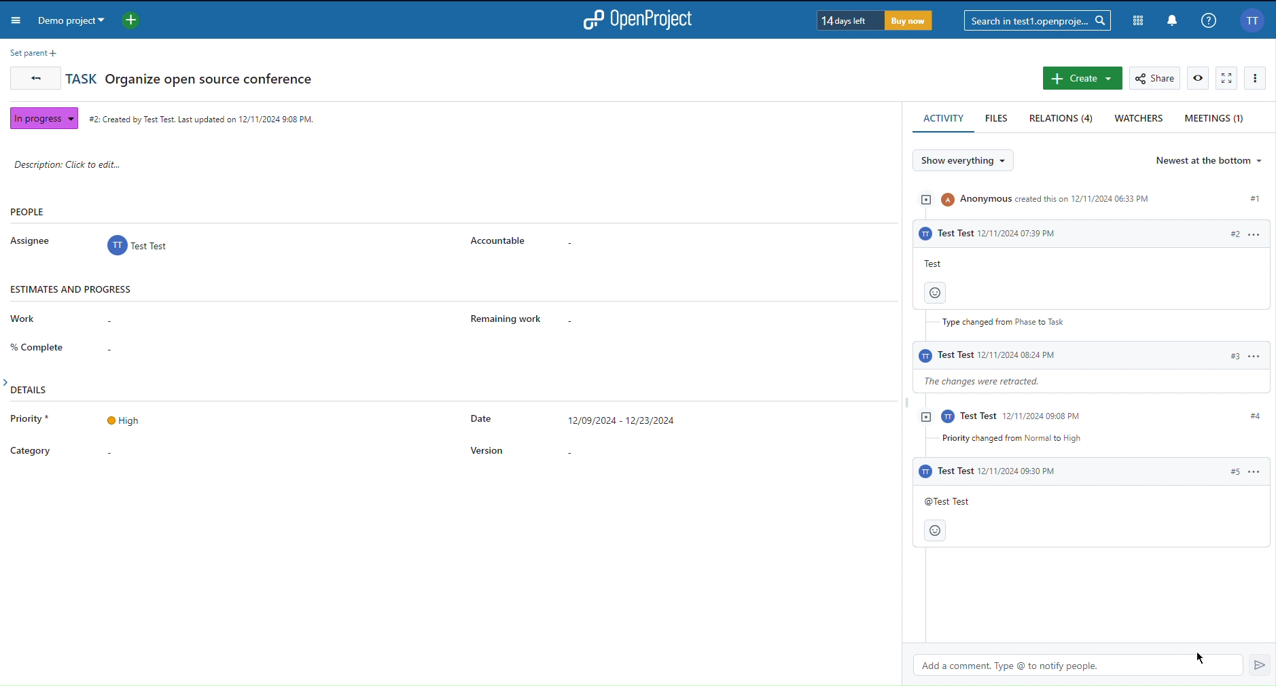 The width and height of the screenshot is (1276, 686). What do you see at coordinates (1093, 505) in the screenshot?
I see `Test Test Comment` at bounding box center [1093, 505].